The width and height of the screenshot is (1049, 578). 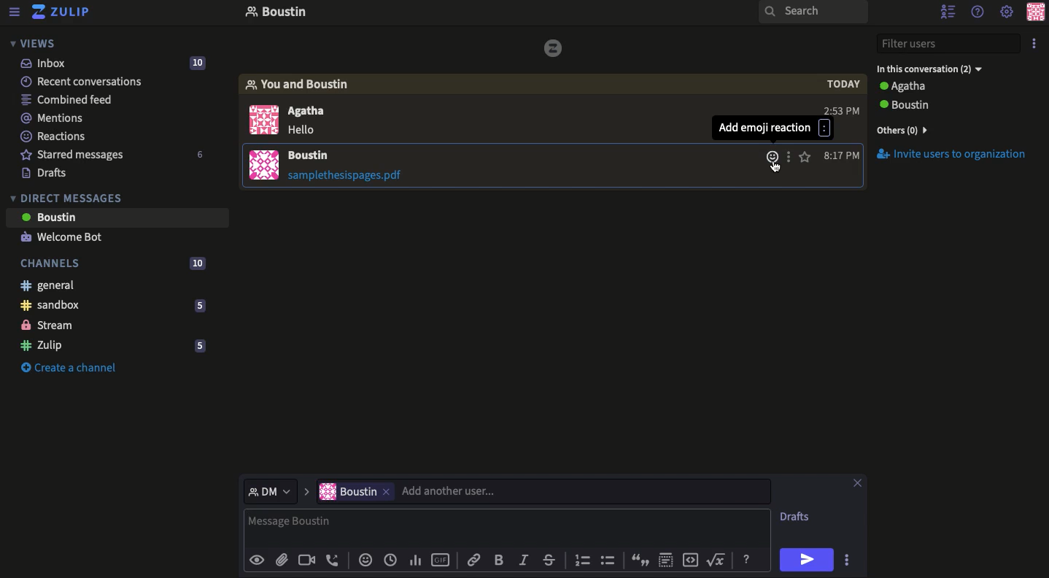 I want to click on display picture, so click(x=263, y=119).